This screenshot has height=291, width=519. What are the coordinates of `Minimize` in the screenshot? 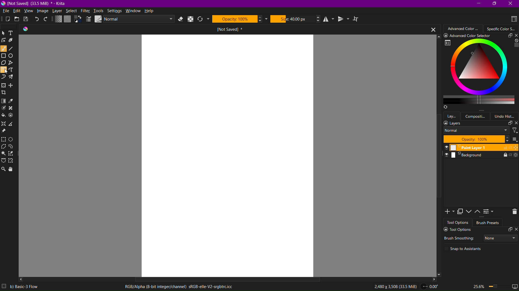 It's located at (478, 3).